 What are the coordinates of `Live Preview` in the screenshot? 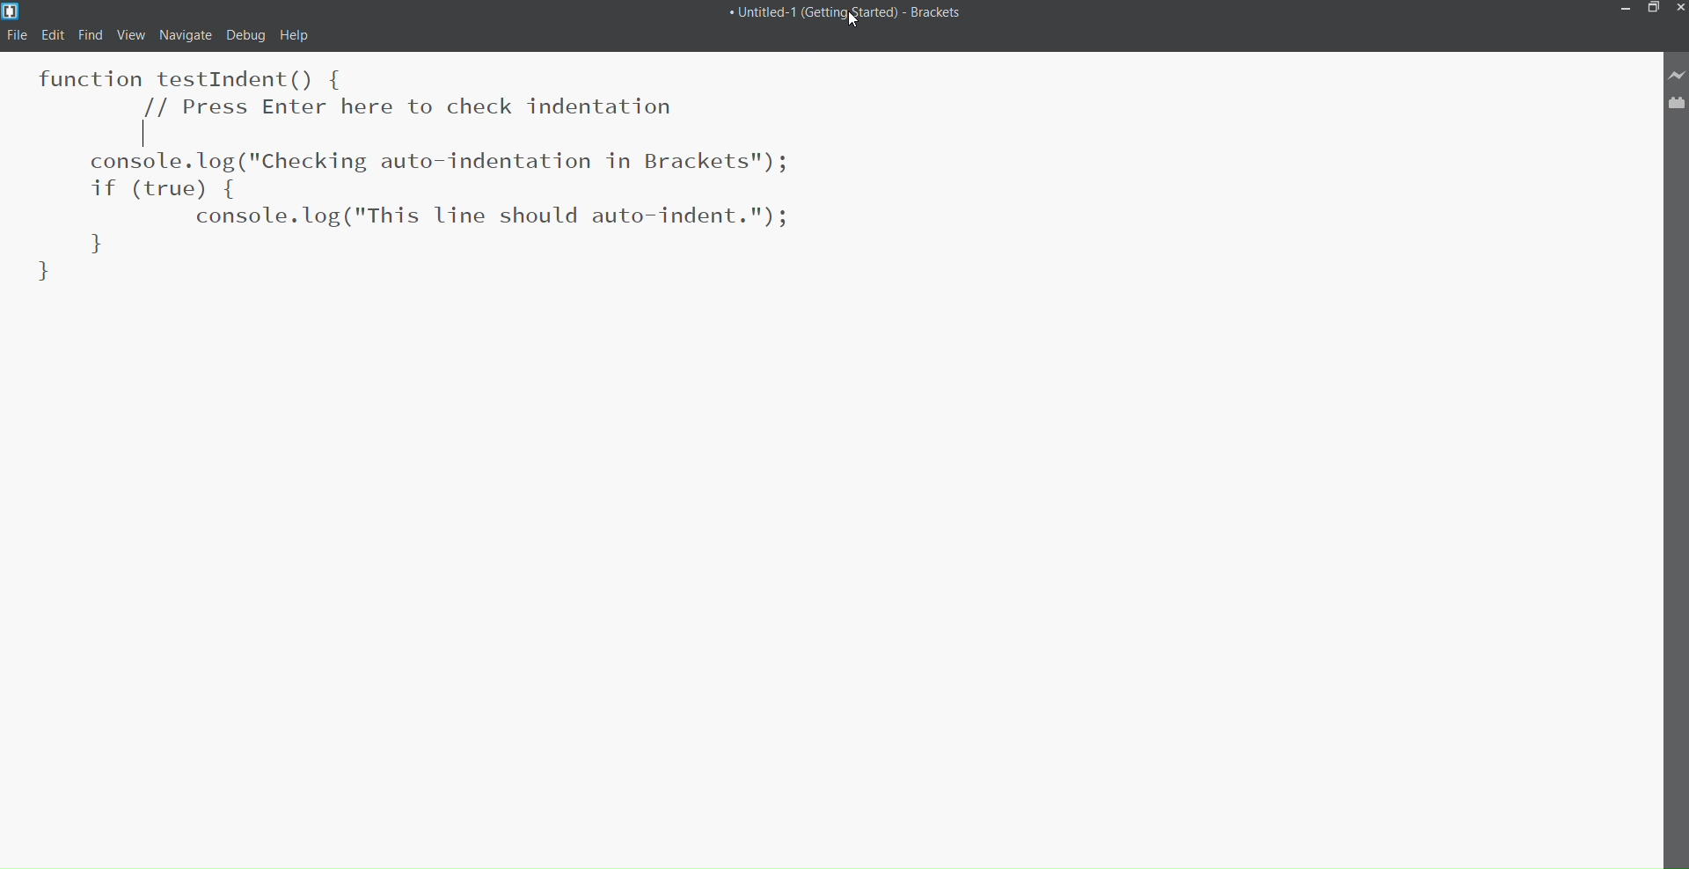 It's located at (1677, 75).